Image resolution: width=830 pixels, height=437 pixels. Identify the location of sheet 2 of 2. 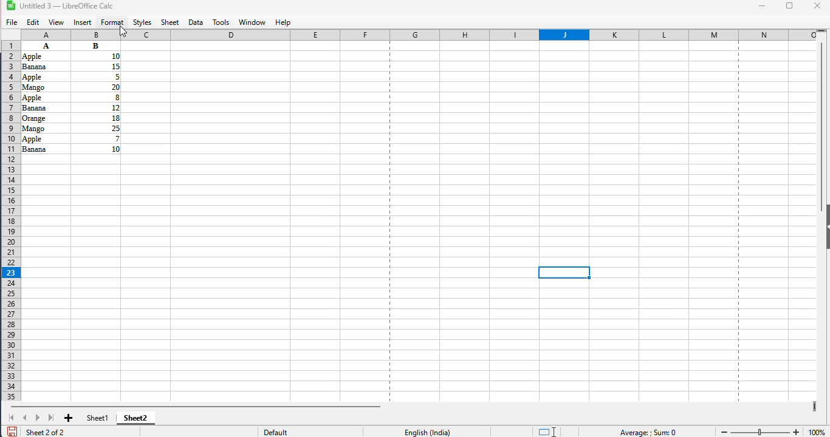
(44, 432).